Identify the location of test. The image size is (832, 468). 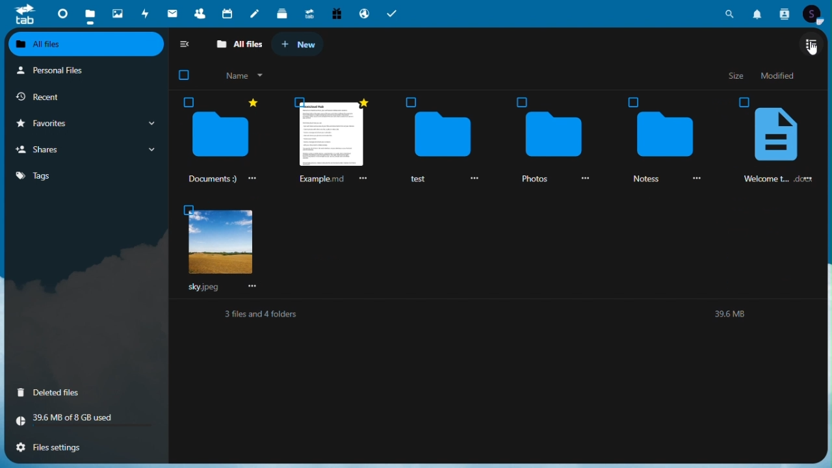
(421, 181).